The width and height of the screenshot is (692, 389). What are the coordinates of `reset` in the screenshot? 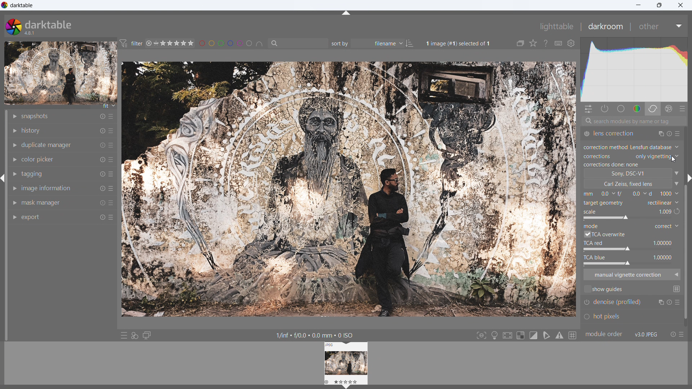 It's located at (102, 204).